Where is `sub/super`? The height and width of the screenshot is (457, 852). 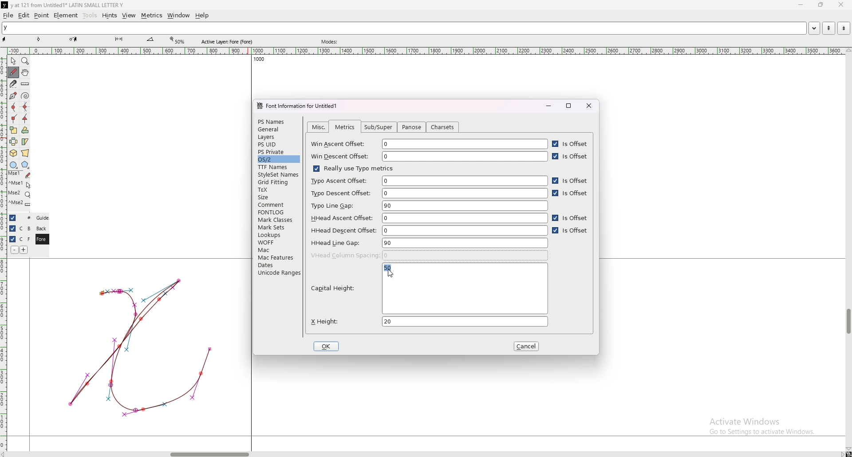 sub/super is located at coordinates (380, 127).